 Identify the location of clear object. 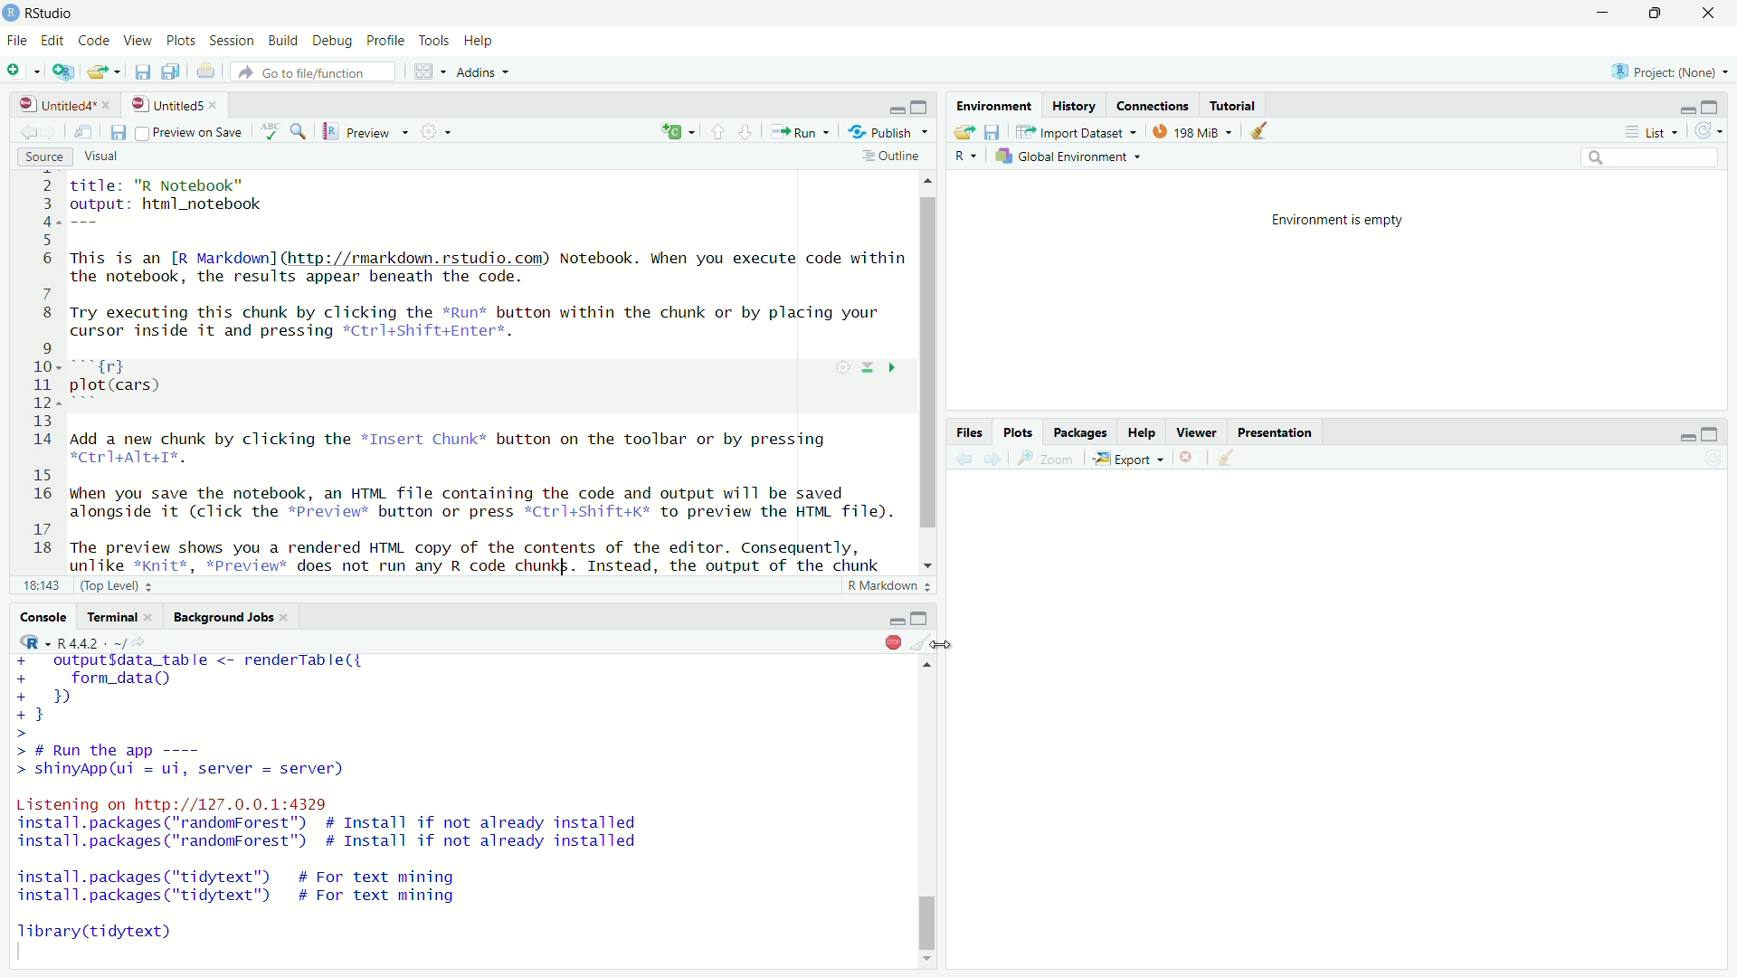
(922, 642).